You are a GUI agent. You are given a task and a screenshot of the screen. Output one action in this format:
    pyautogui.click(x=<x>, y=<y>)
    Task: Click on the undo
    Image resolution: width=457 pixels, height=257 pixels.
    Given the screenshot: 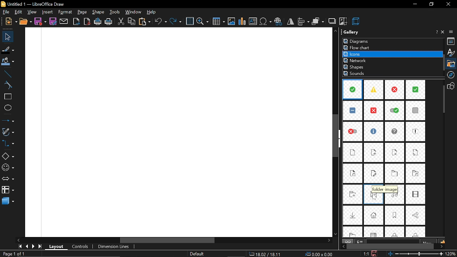 What is the action you would take?
    pyautogui.click(x=160, y=22)
    